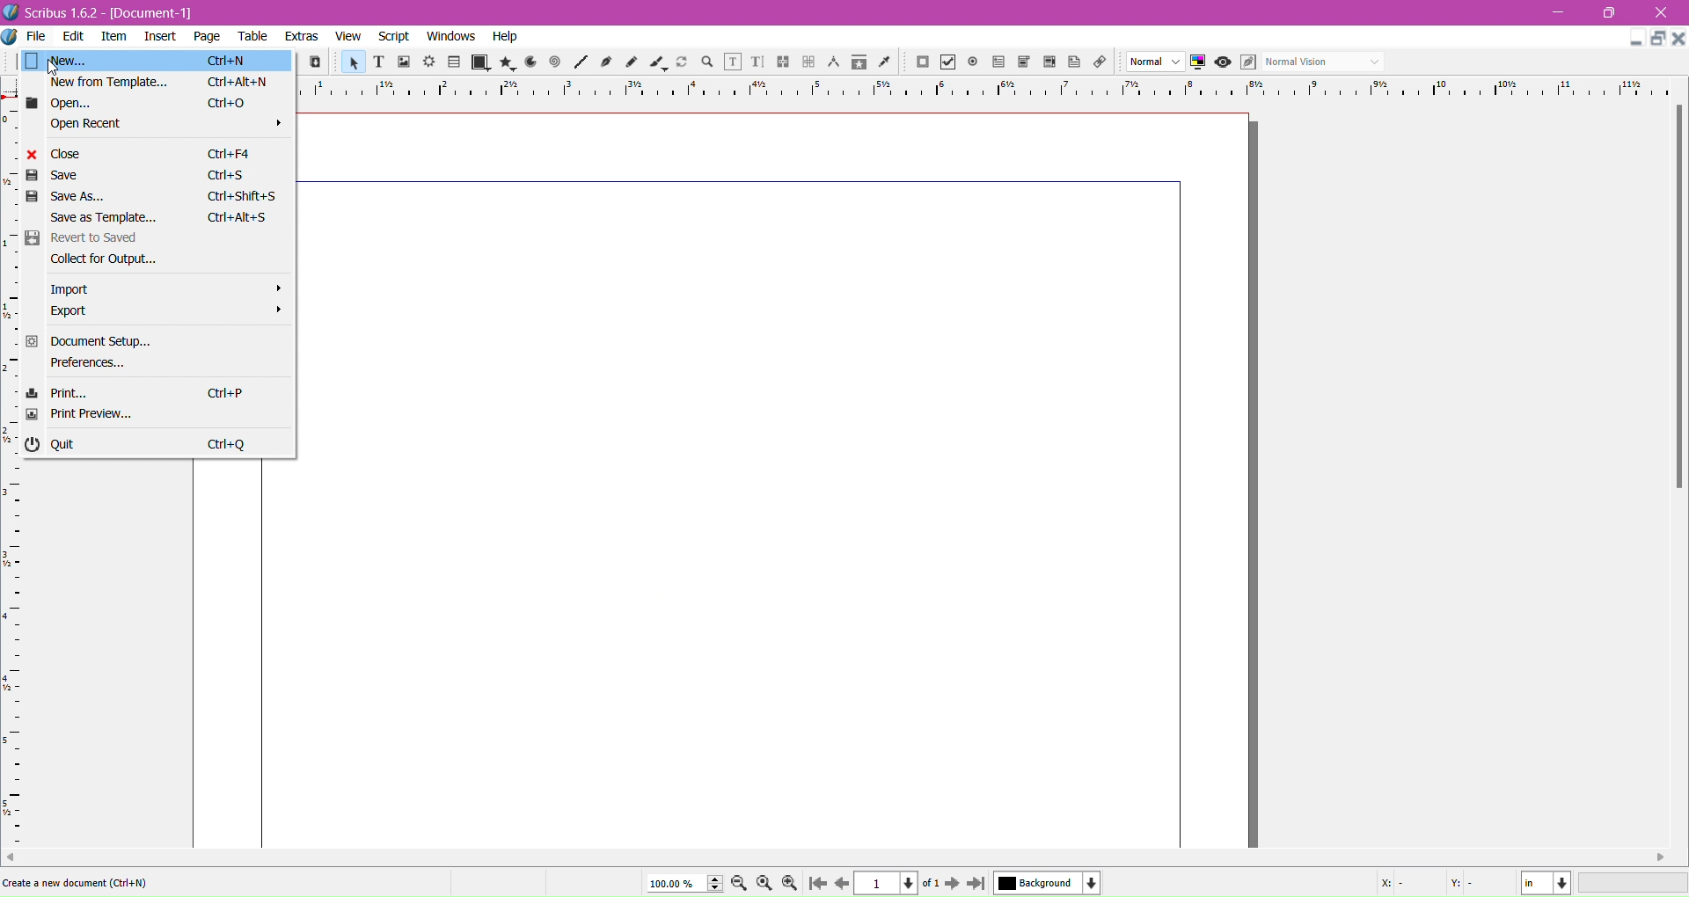 This screenshot has width=1689, height=897. What do you see at coordinates (75, 35) in the screenshot?
I see `Edit` at bounding box center [75, 35].